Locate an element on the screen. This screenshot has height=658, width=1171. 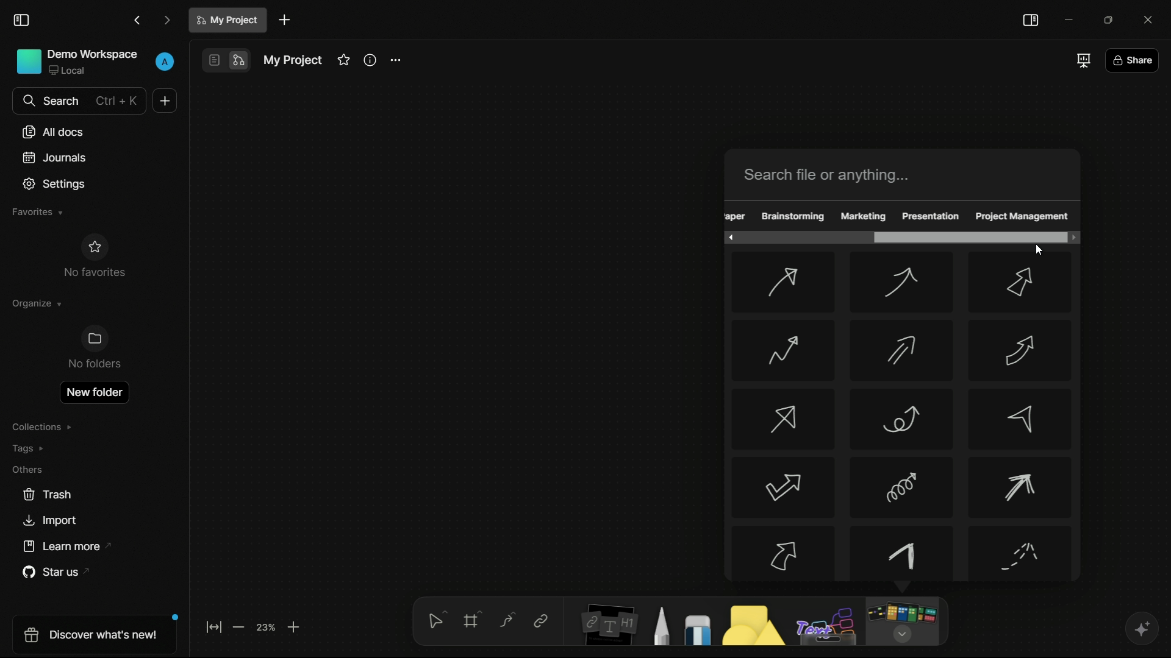
all documents is located at coordinates (54, 132).